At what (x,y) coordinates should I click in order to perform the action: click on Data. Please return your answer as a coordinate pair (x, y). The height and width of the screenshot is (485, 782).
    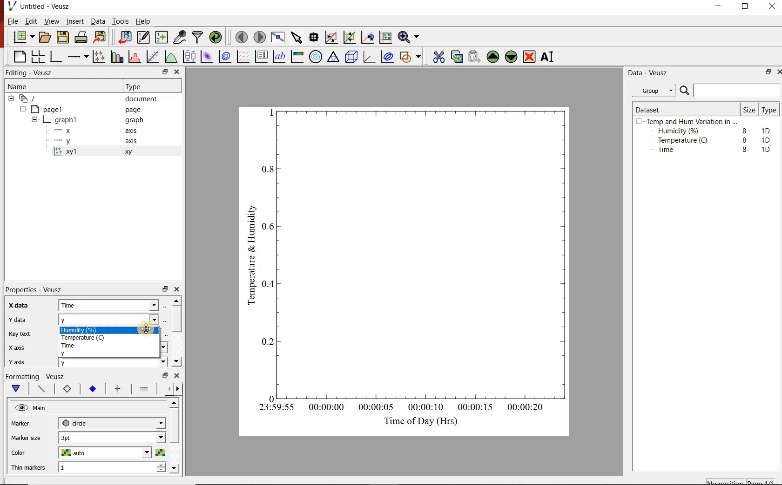
    Looking at the image, I should click on (96, 21).